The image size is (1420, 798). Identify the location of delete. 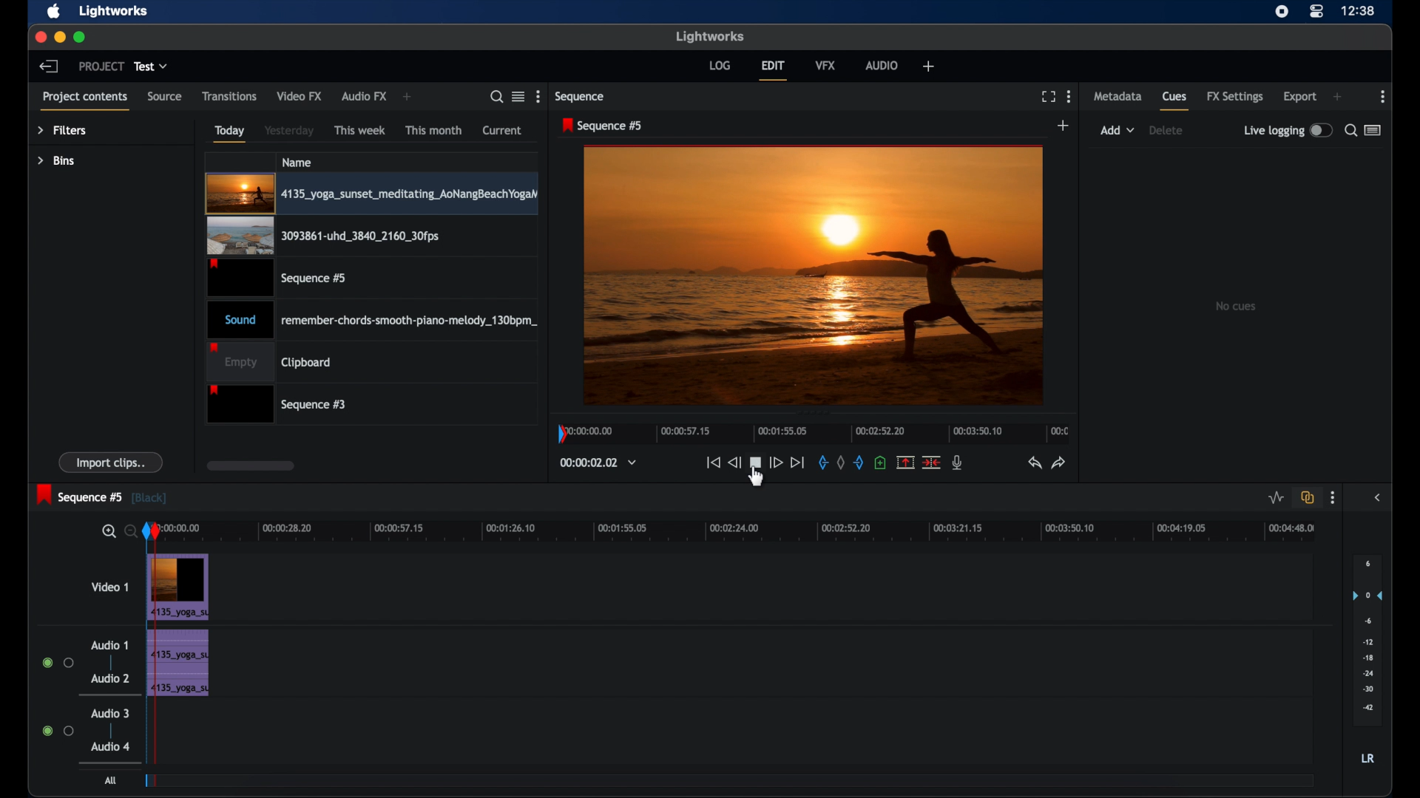
(1169, 131).